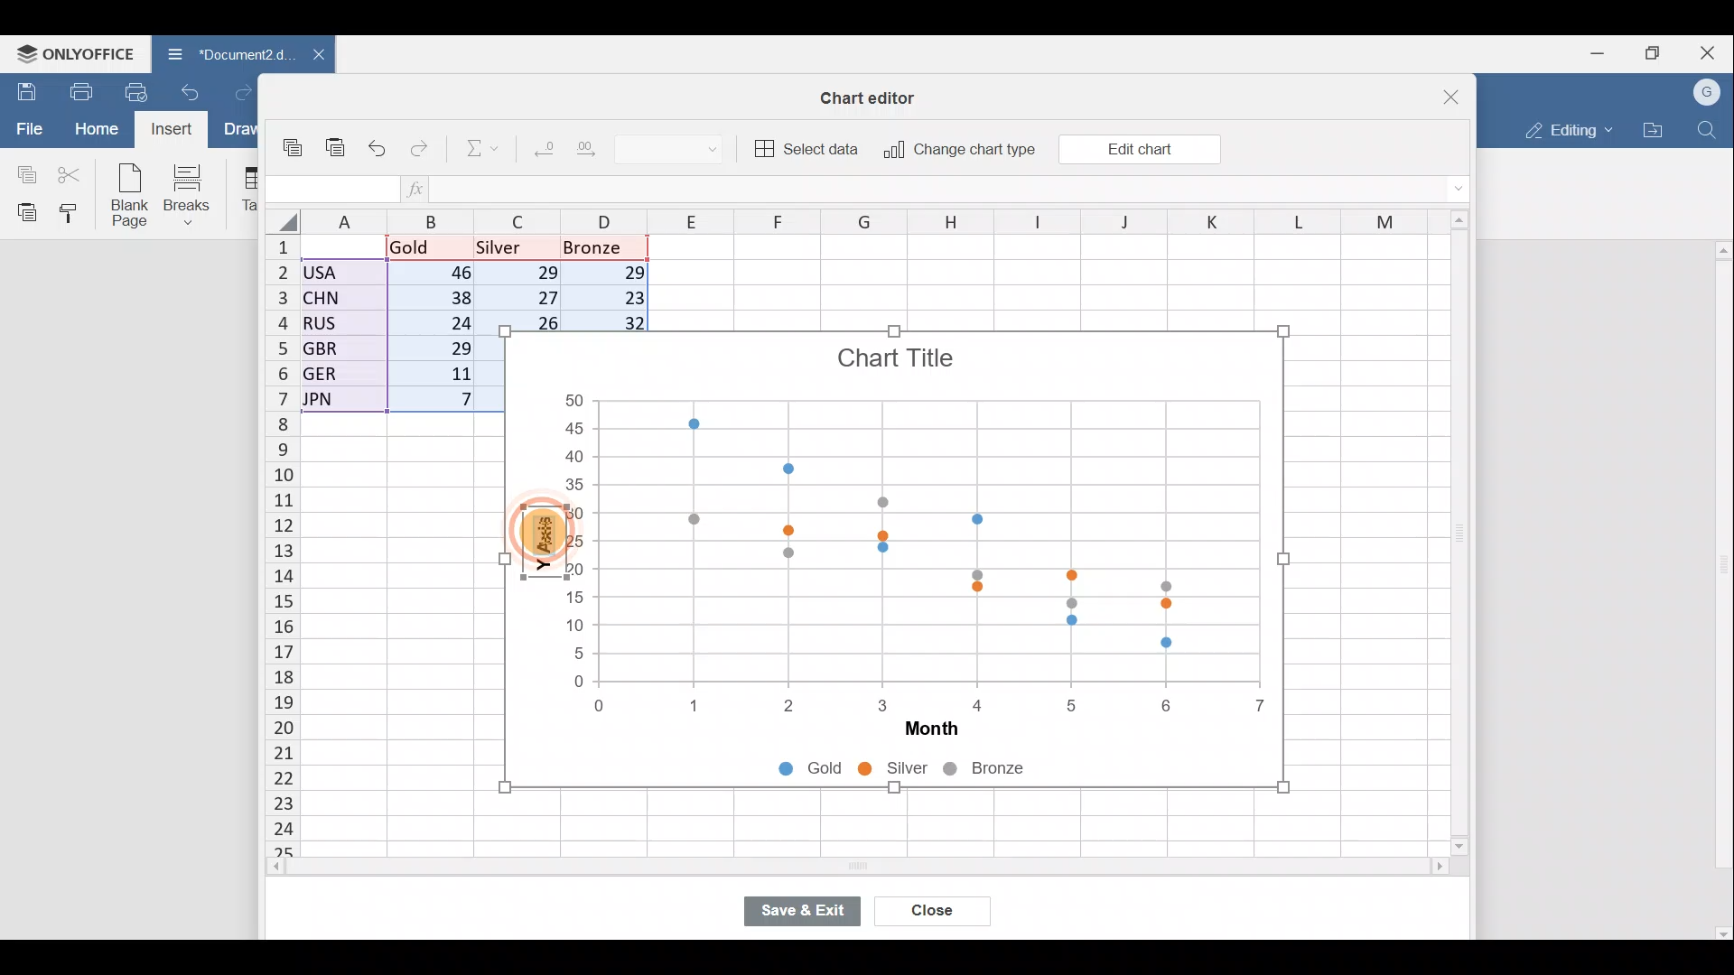 The width and height of the screenshot is (1734, 975). Describe the element at coordinates (1594, 55) in the screenshot. I see `Minimize` at that location.